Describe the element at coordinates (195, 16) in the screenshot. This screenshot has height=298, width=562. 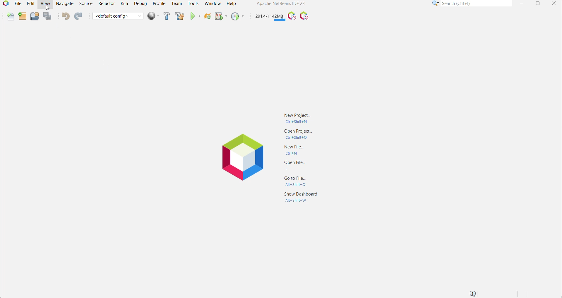
I see `Run Main Project` at that location.